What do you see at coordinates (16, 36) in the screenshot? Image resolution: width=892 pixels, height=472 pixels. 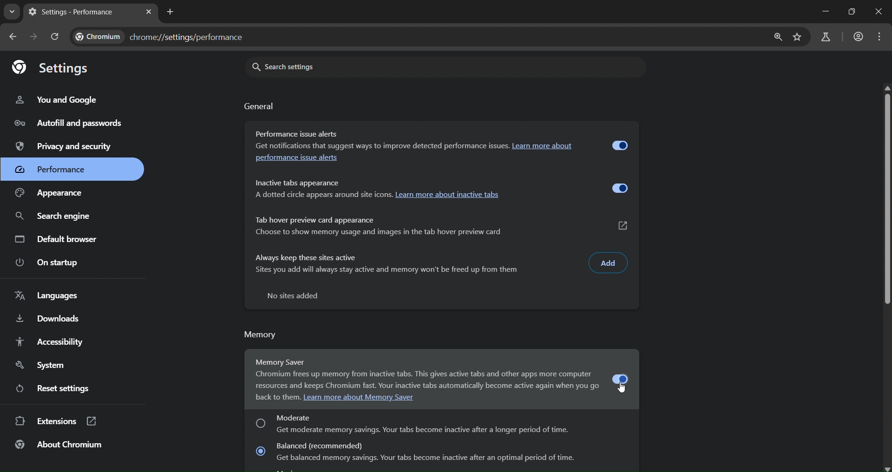 I see `go back one page` at bounding box center [16, 36].